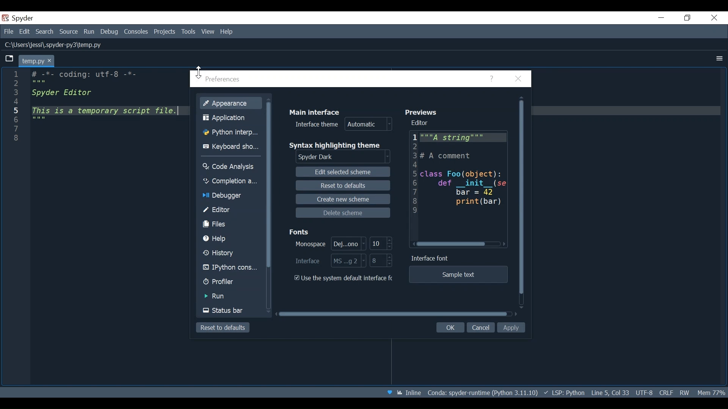 Image resolution: width=728 pixels, height=409 pixels. What do you see at coordinates (345, 278) in the screenshot?
I see `(un)check Use the systems default interface font` at bounding box center [345, 278].